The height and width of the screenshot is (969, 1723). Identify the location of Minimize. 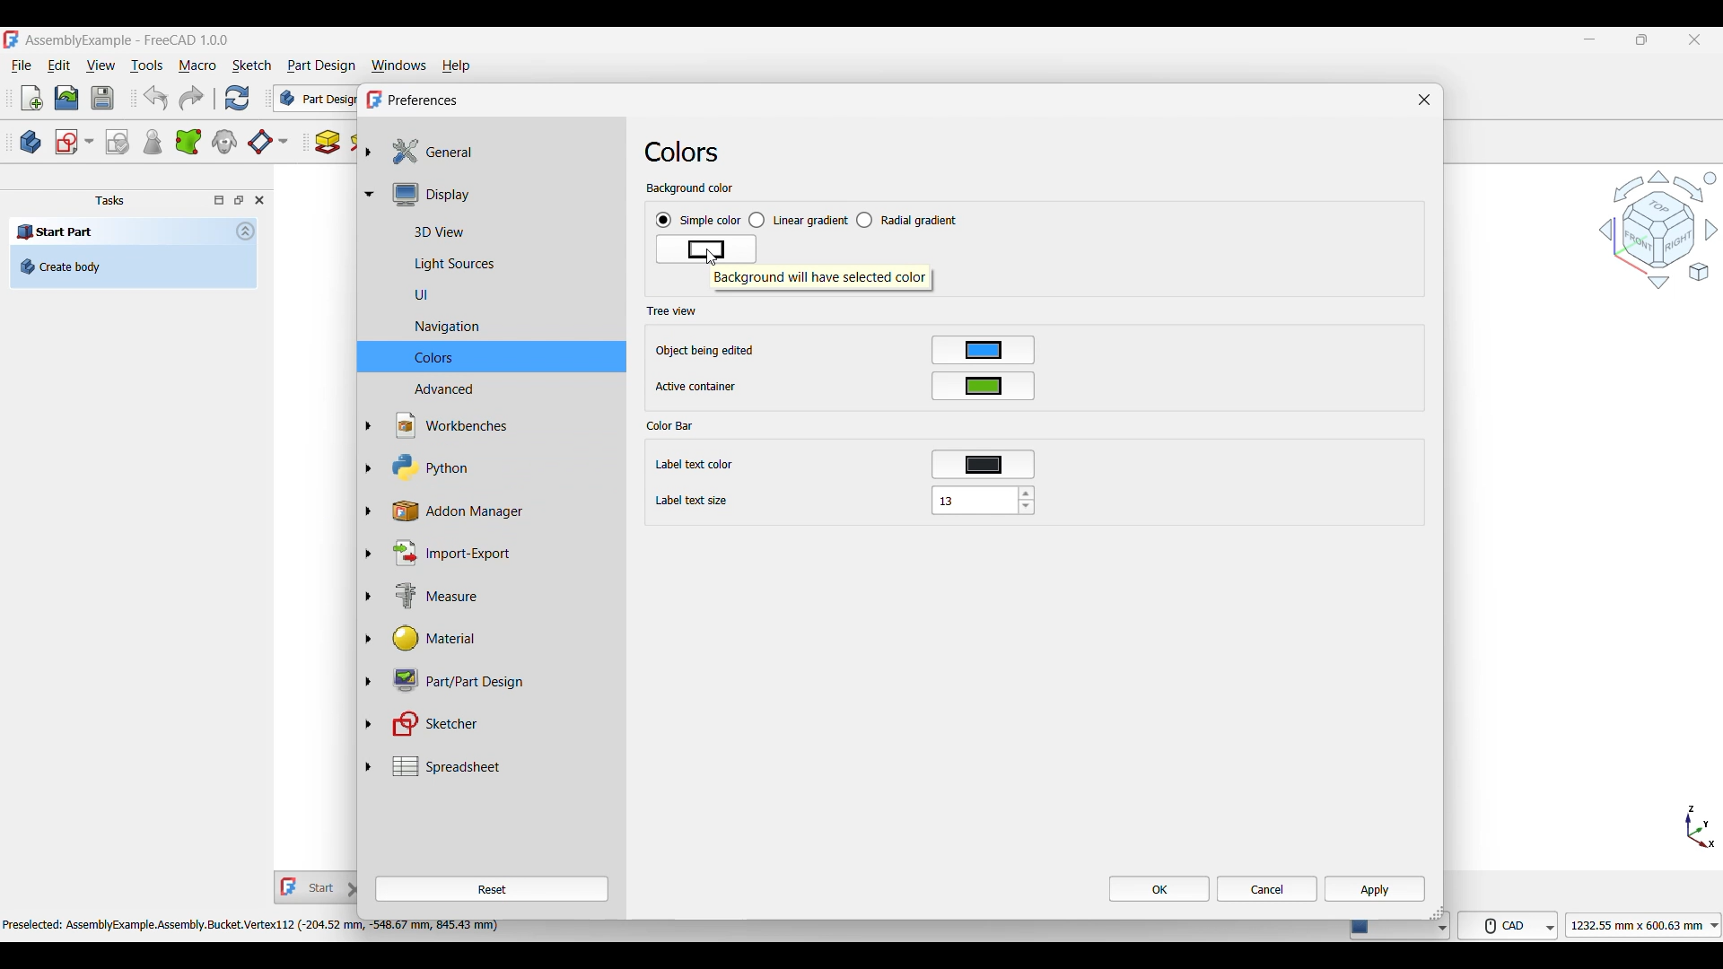
(1589, 39).